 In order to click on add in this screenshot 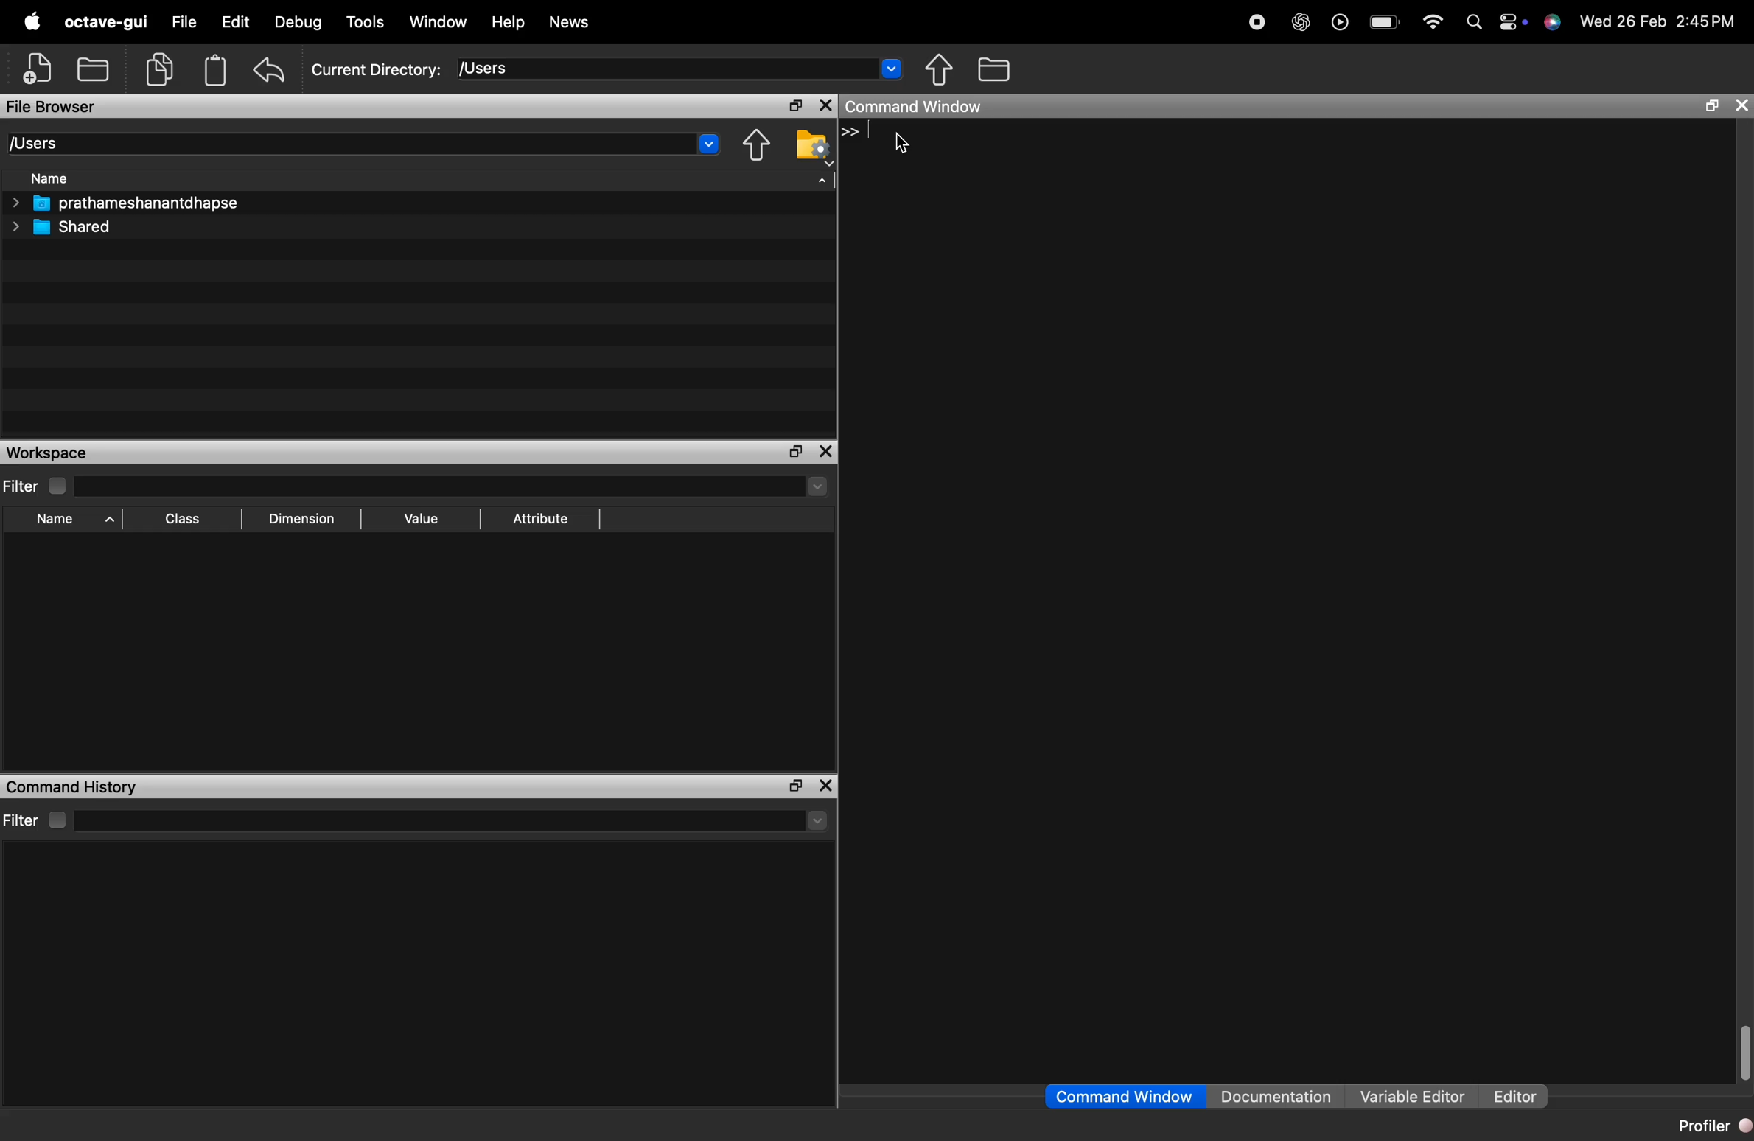, I will do `click(30, 70)`.